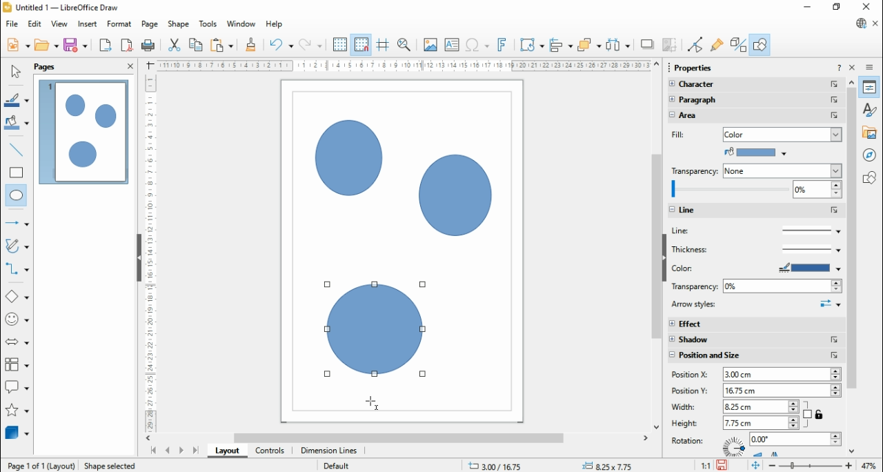 This screenshot has height=472, width=883. I want to click on stars and banners , so click(16, 411).